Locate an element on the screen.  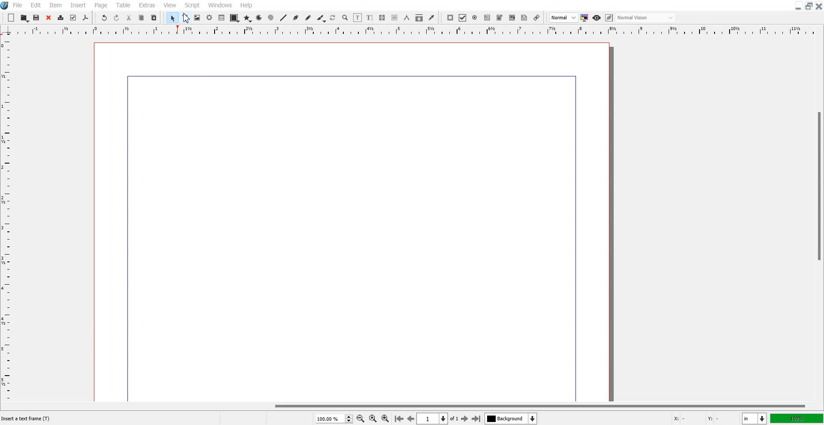
Unlink text Frame is located at coordinates (395, 18).